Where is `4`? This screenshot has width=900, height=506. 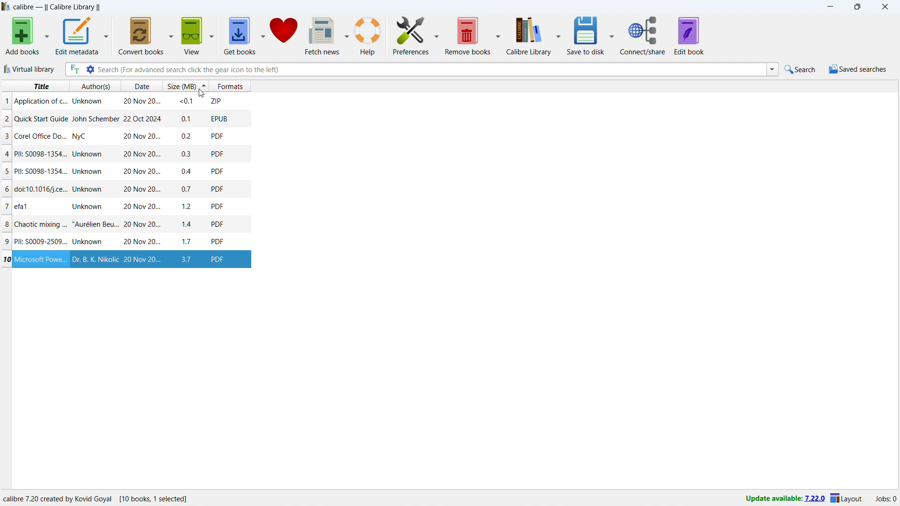
4 is located at coordinates (6, 153).